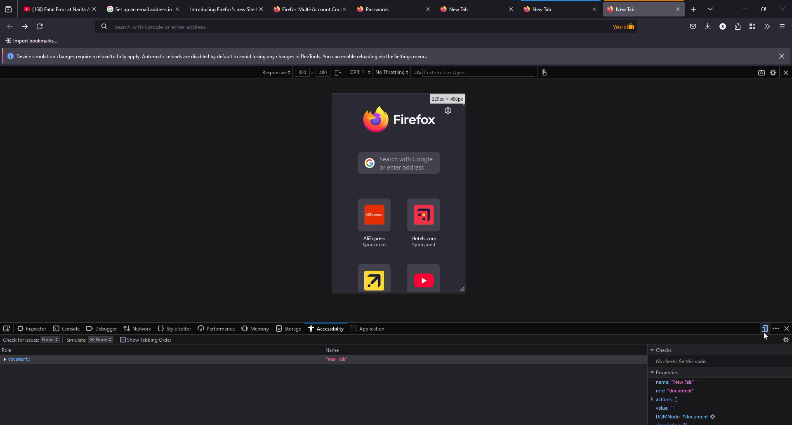 This screenshot has height=425, width=792. Describe the element at coordinates (721, 26) in the screenshot. I see `profile` at that location.